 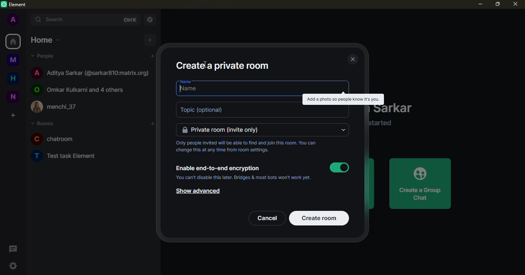 What do you see at coordinates (46, 56) in the screenshot?
I see `people` at bounding box center [46, 56].